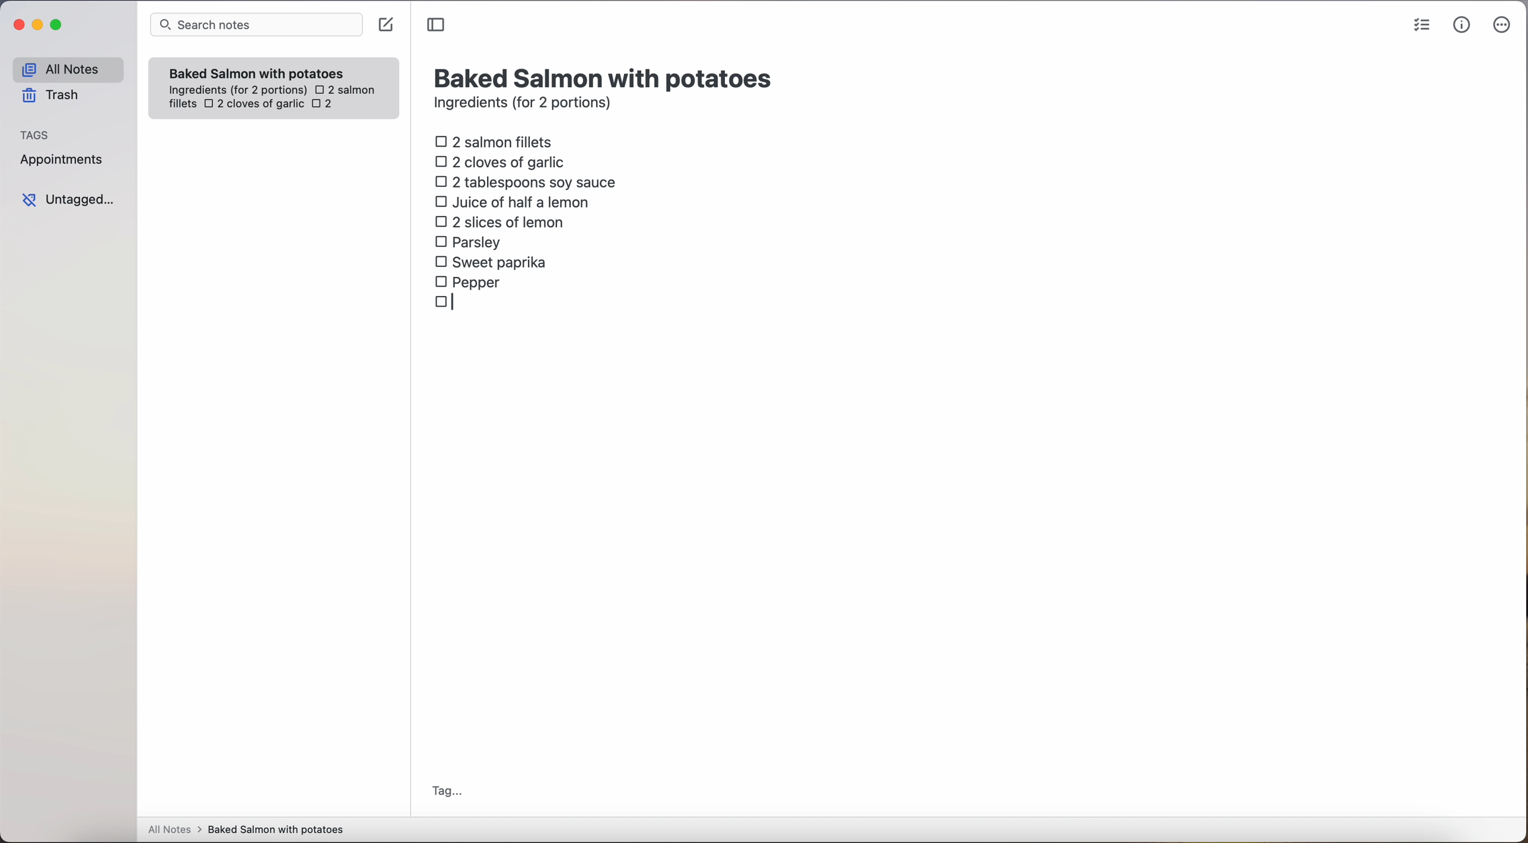  What do you see at coordinates (385, 25) in the screenshot?
I see `create note` at bounding box center [385, 25].